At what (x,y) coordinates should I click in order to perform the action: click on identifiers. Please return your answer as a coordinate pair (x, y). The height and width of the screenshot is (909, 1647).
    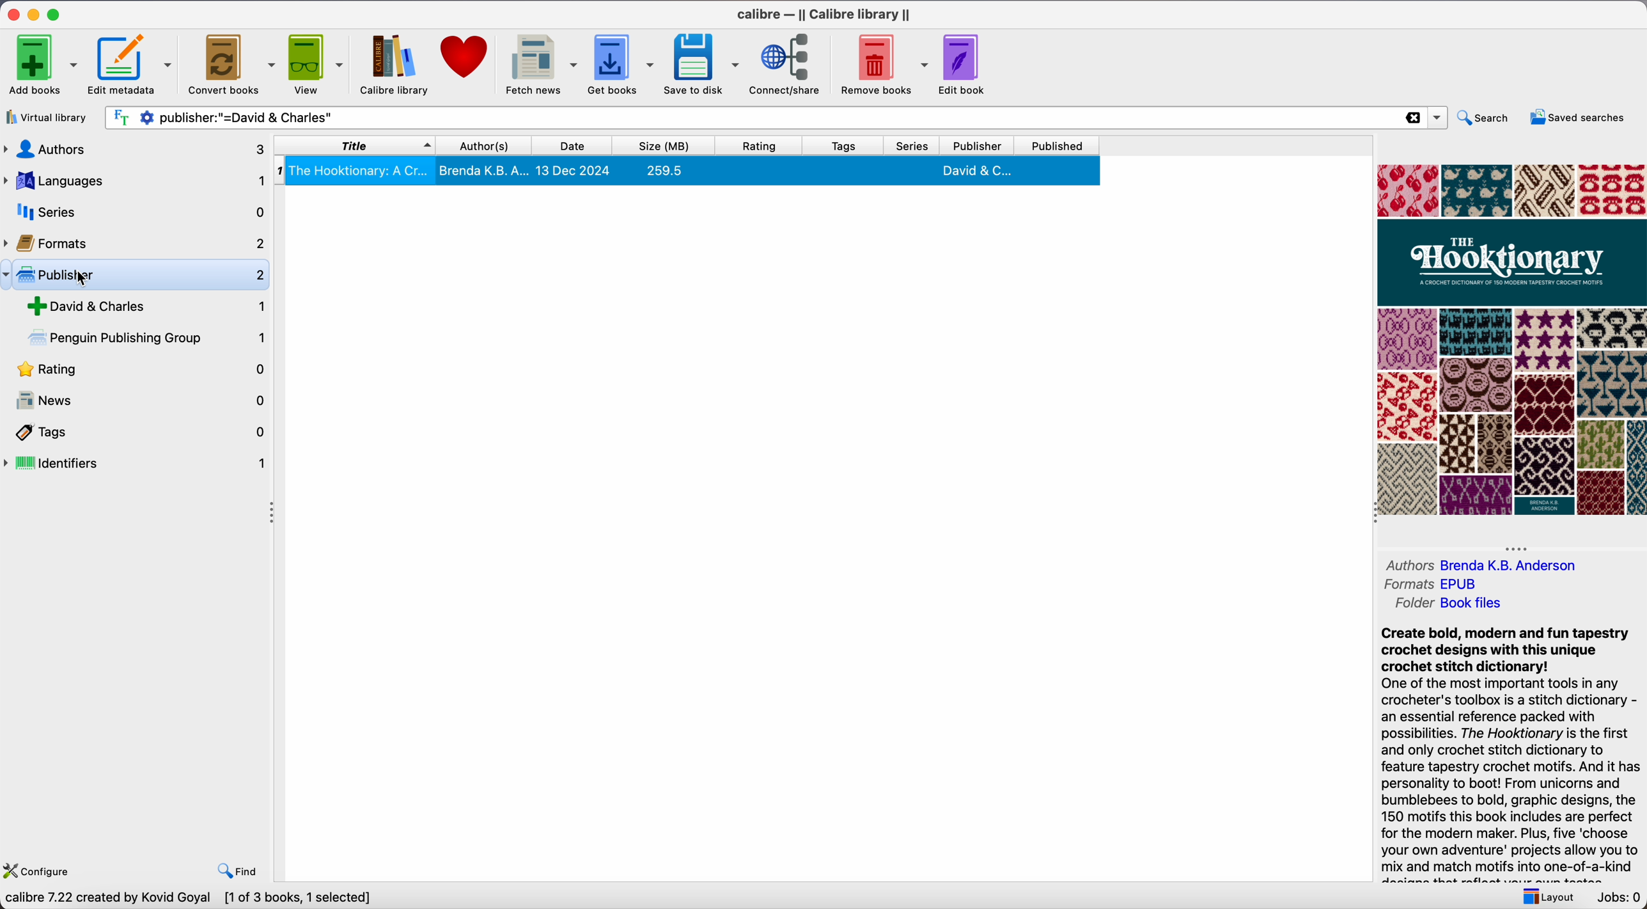
    Looking at the image, I should click on (137, 464).